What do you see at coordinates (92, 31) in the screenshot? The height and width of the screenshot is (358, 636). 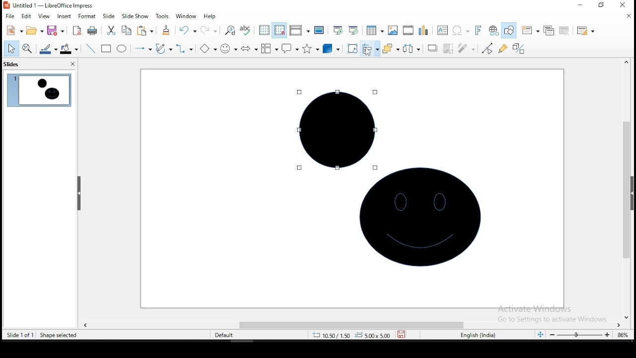 I see `print` at bounding box center [92, 31].